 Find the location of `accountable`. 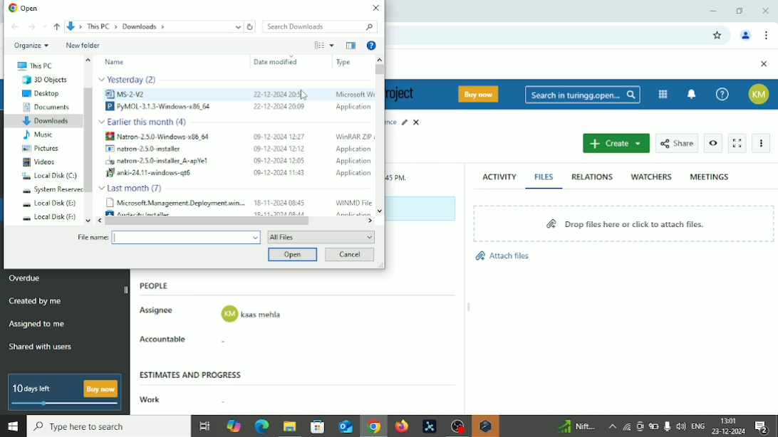

accountable is located at coordinates (252, 342).